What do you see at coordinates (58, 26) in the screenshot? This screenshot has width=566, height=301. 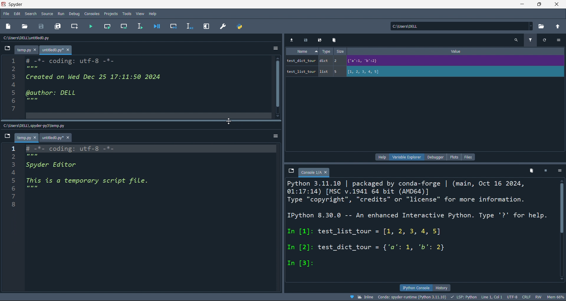 I see `save all files` at bounding box center [58, 26].